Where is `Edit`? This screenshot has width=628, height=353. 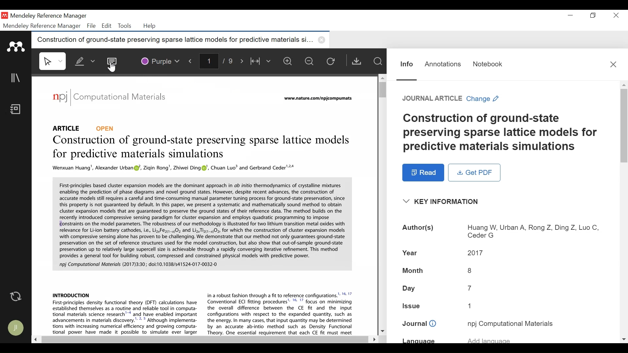 Edit is located at coordinates (107, 26).